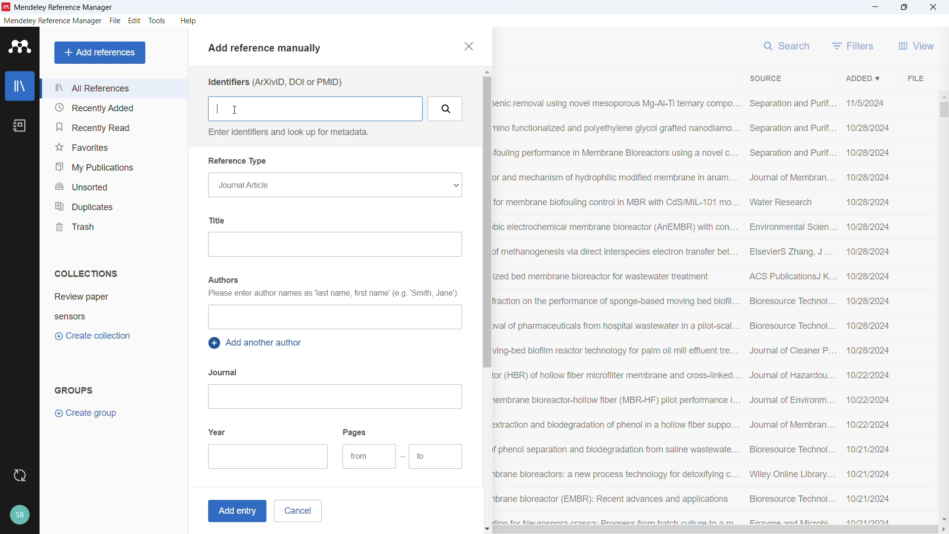 This screenshot has height=534, width=949. What do you see at coordinates (862, 78) in the screenshot?
I see `Sort by date added ` at bounding box center [862, 78].